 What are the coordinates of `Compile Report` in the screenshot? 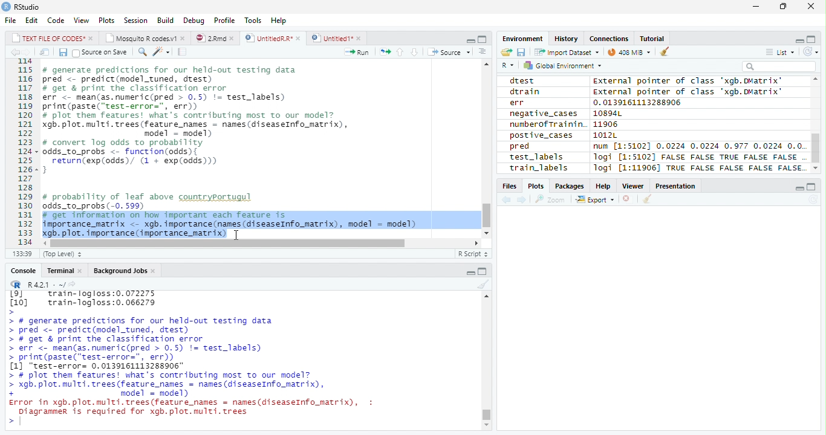 It's located at (182, 51).